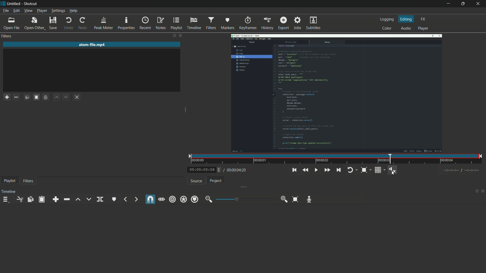 This screenshot has width=486, height=273. I want to click on lift, so click(77, 200).